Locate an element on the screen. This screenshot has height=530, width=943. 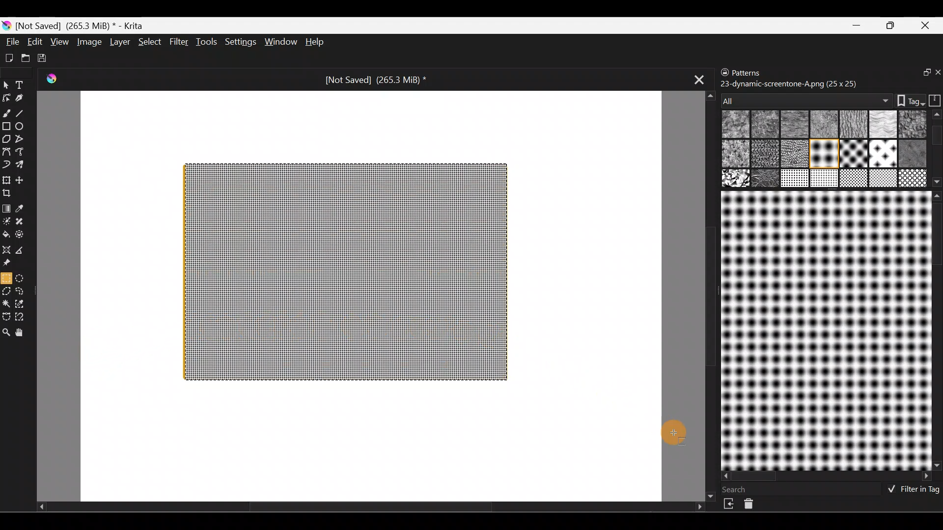
Filter in tag is located at coordinates (911, 490).